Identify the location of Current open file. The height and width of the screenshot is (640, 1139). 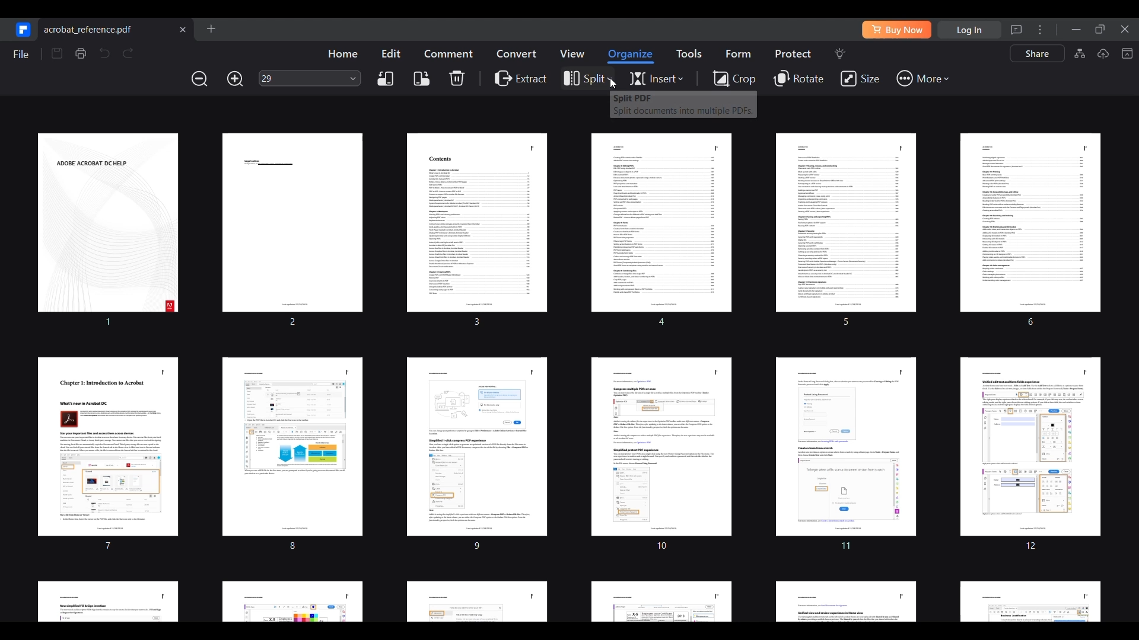
(117, 28).